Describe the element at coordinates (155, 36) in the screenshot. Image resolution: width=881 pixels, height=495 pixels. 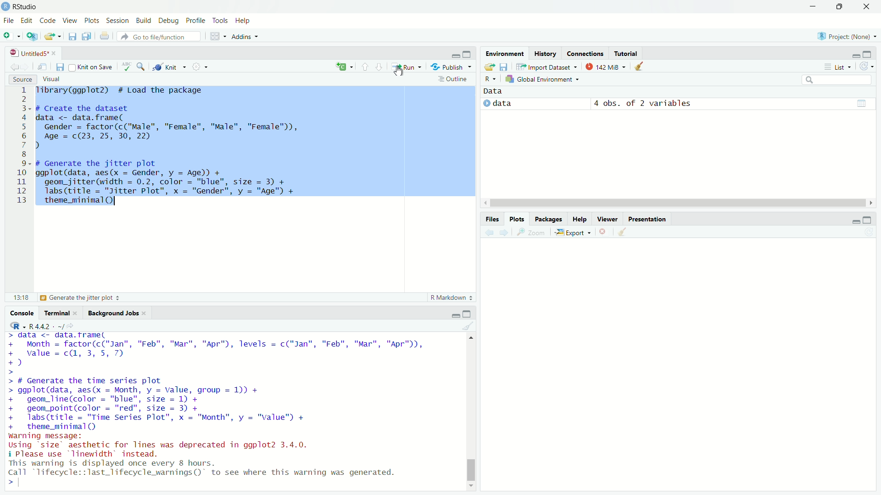
I see `go to file/function` at that location.